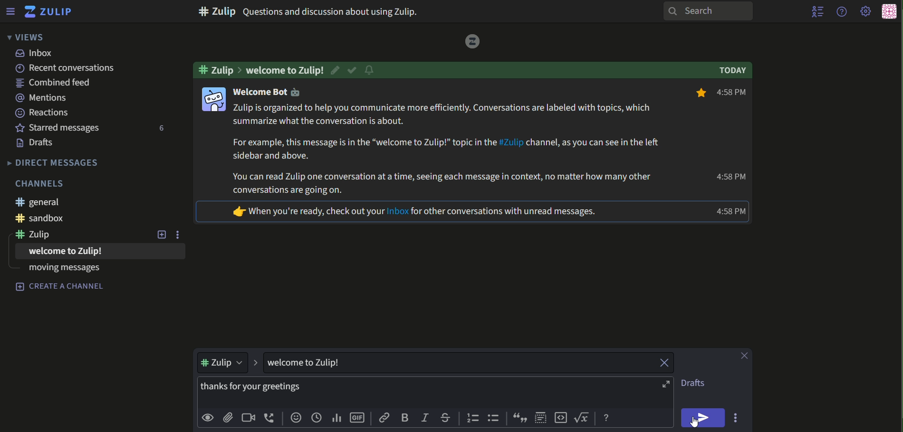  What do you see at coordinates (659, 362) in the screenshot?
I see `close` at bounding box center [659, 362].